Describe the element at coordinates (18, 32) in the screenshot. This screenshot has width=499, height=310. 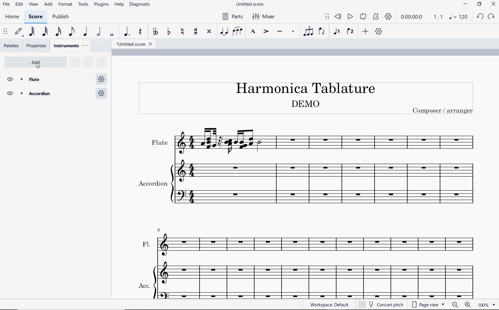
I see `default (step time)` at that location.